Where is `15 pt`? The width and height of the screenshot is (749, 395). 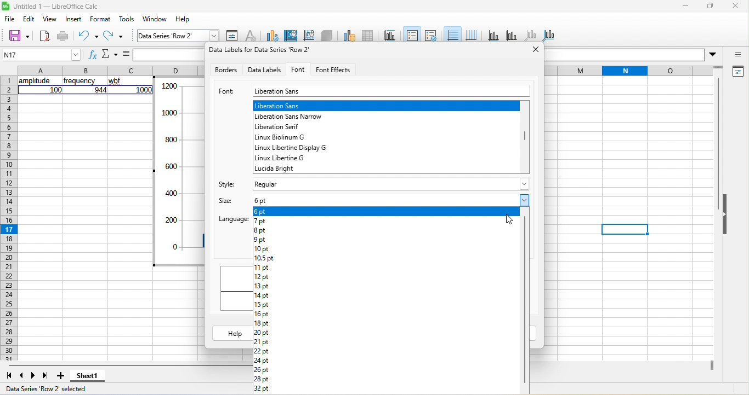 15 pt is located at coordinates (261, 305).